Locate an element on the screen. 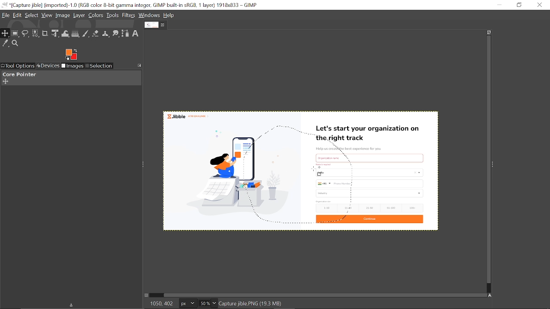  View is located at coordinates (47, 15).